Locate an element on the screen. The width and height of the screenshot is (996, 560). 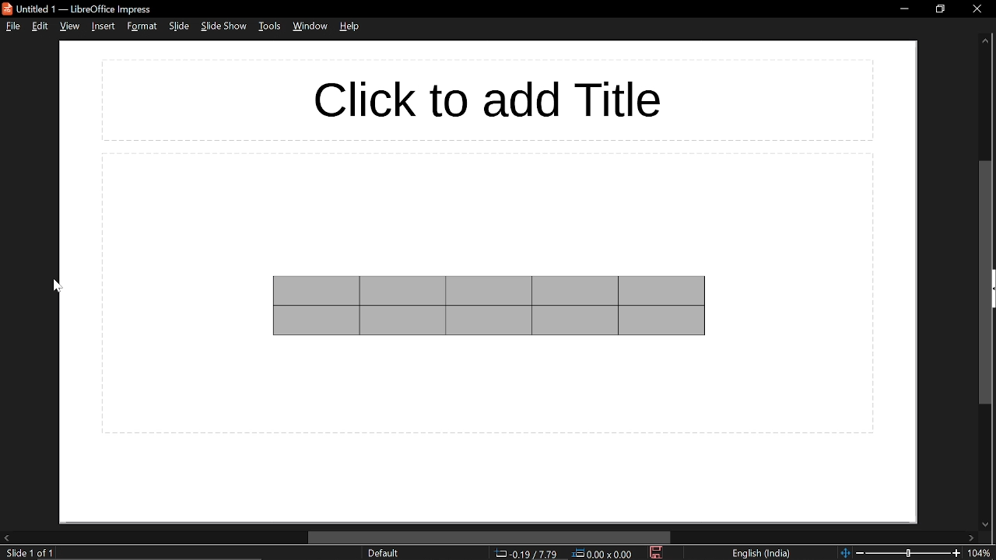
horizontal scrollbar is located at coordinates (490, 536).